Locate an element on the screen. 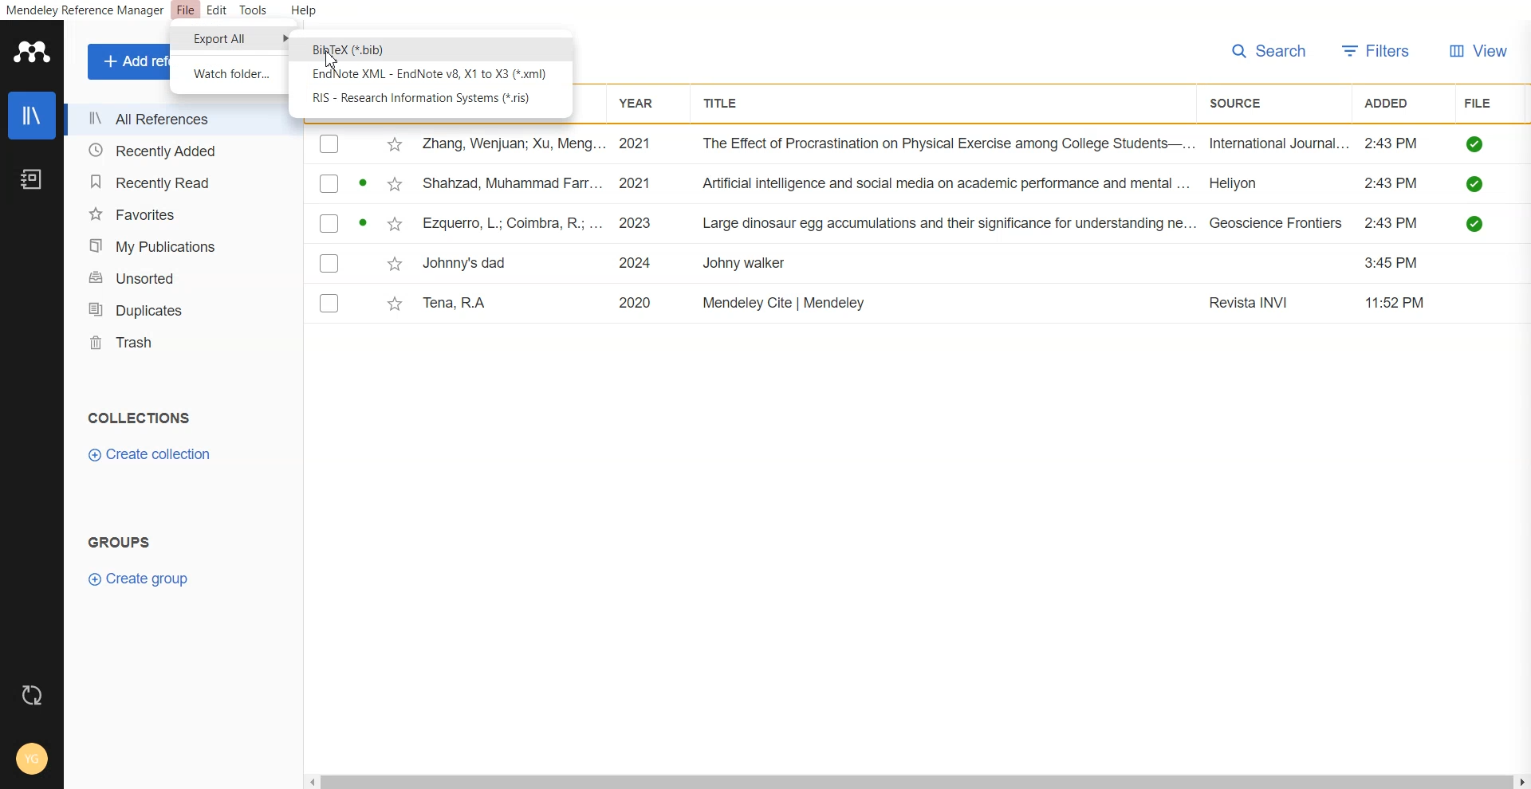 The width and height of the screenshot is (1531, 789). star is located at coordinates (394, 145).